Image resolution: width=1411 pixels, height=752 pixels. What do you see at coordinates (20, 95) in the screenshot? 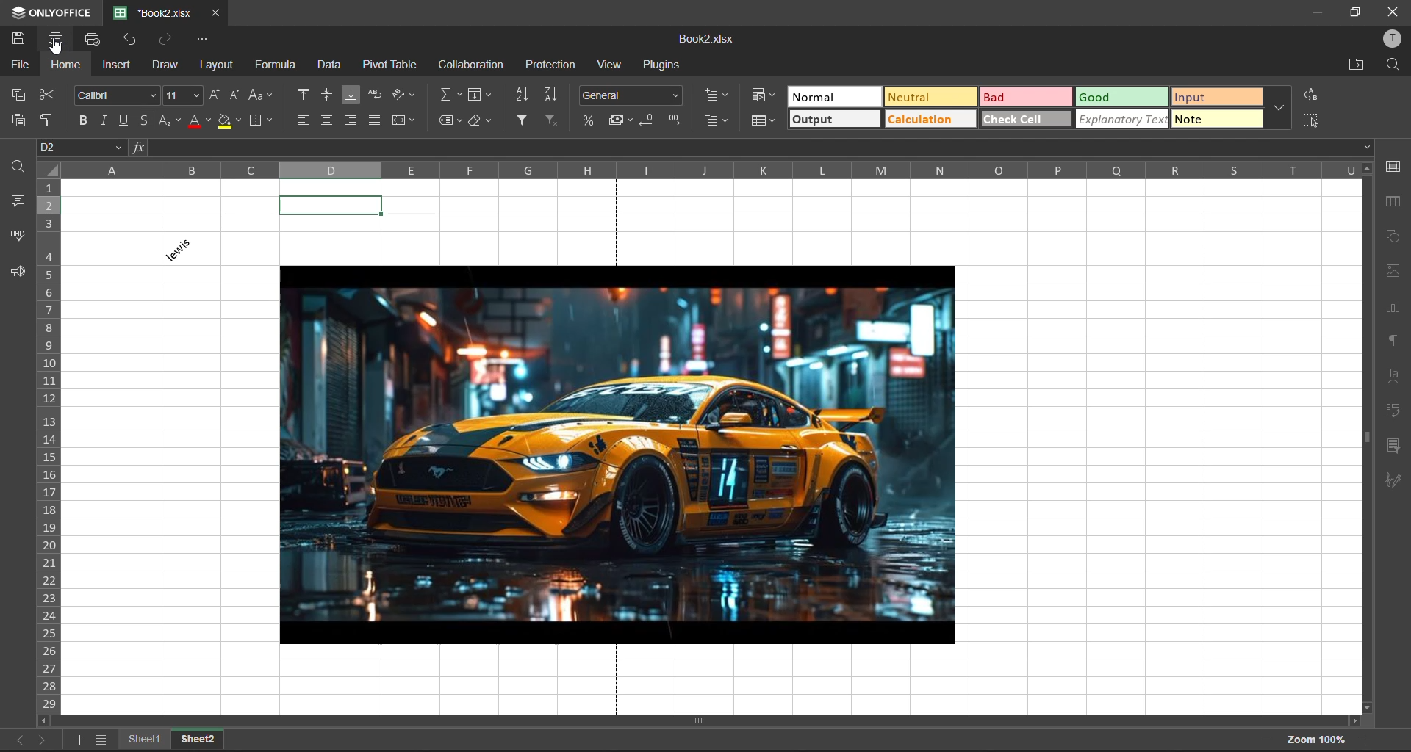
I see `copy` at bounding box center [20, 95].